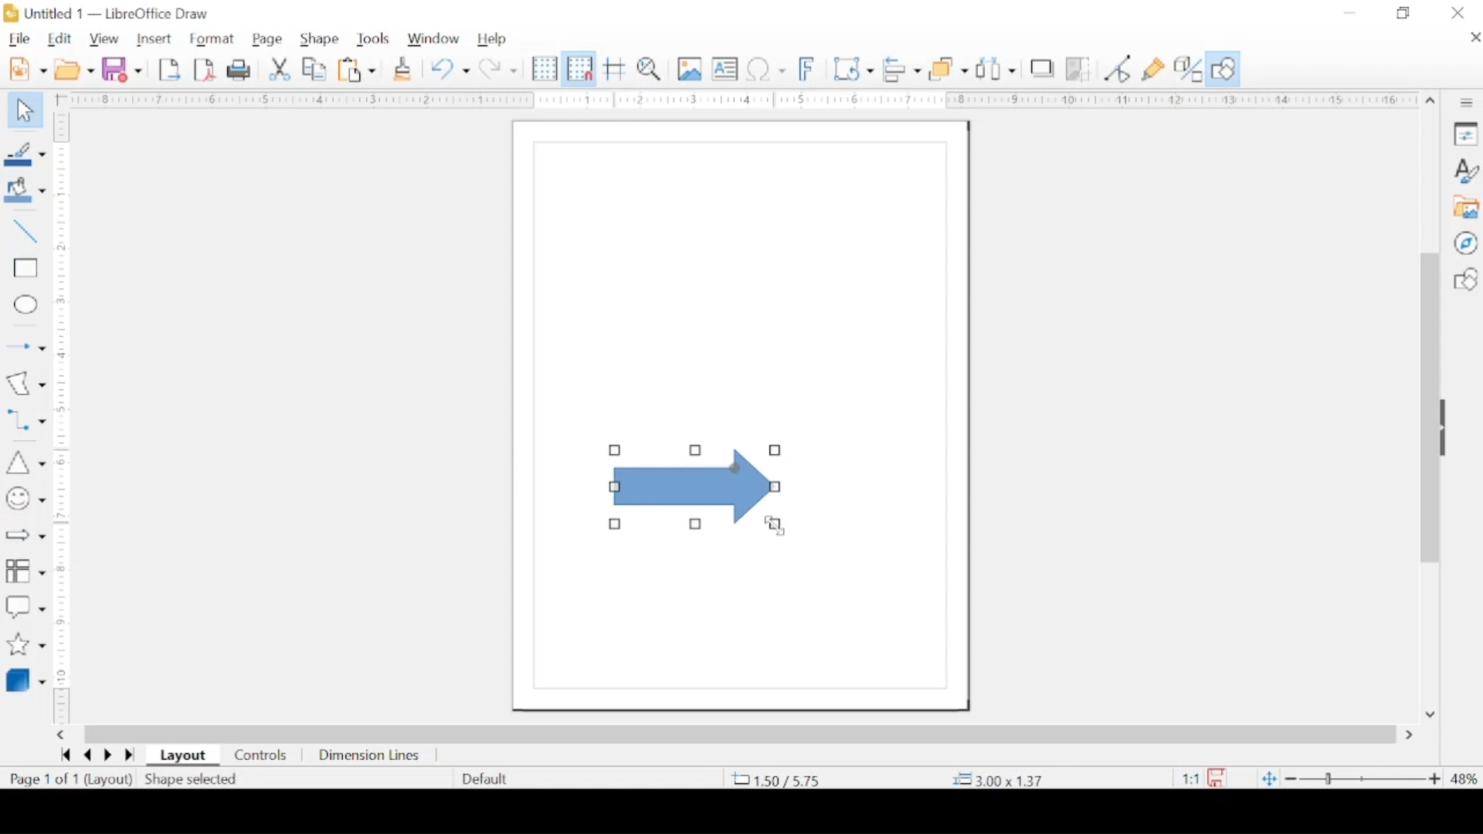  What do you see at coordinates (1188, 68) in the screenshot?
I see `toggle extrusion` at bounding box center [1188, 68].